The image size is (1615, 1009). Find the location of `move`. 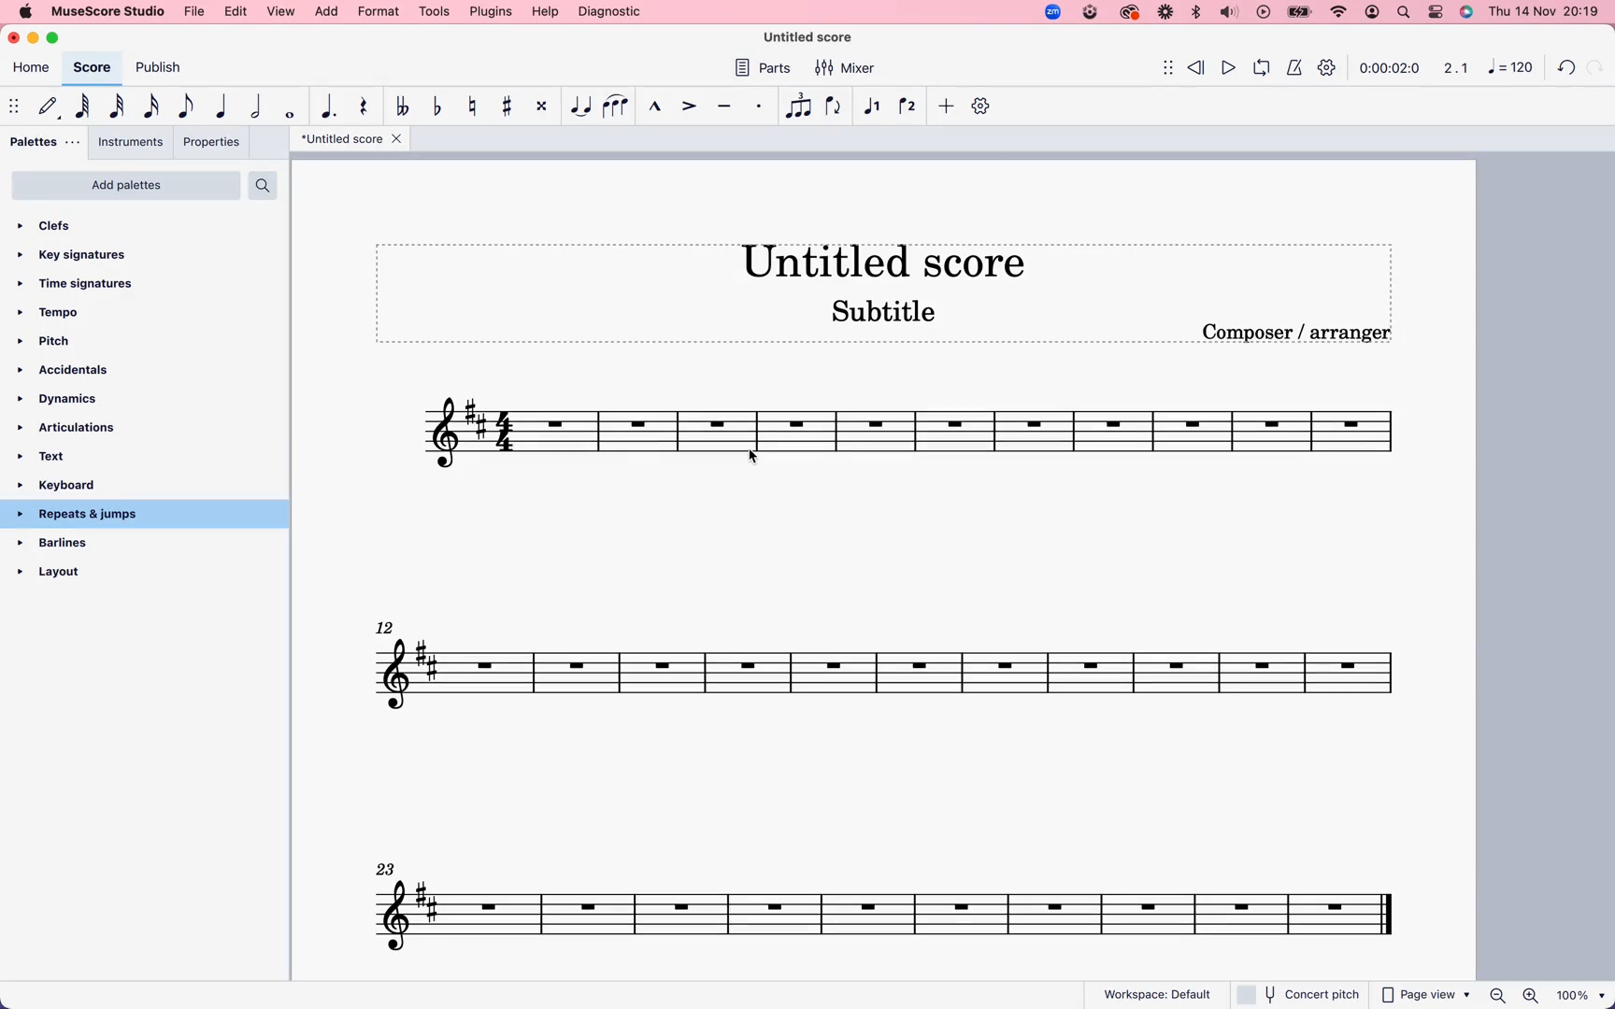

move is located at coordinates (1159, 66).